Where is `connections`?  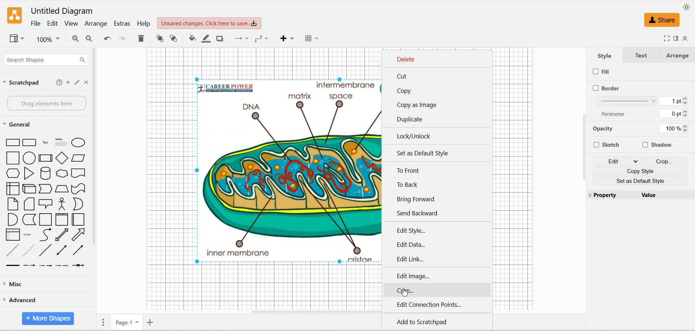 connections is located at coordinates (241, 38).